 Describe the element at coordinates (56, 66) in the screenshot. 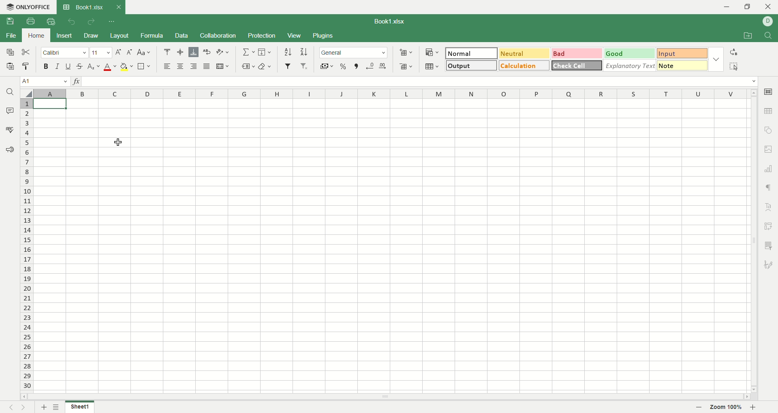

I see `italics` at that location.